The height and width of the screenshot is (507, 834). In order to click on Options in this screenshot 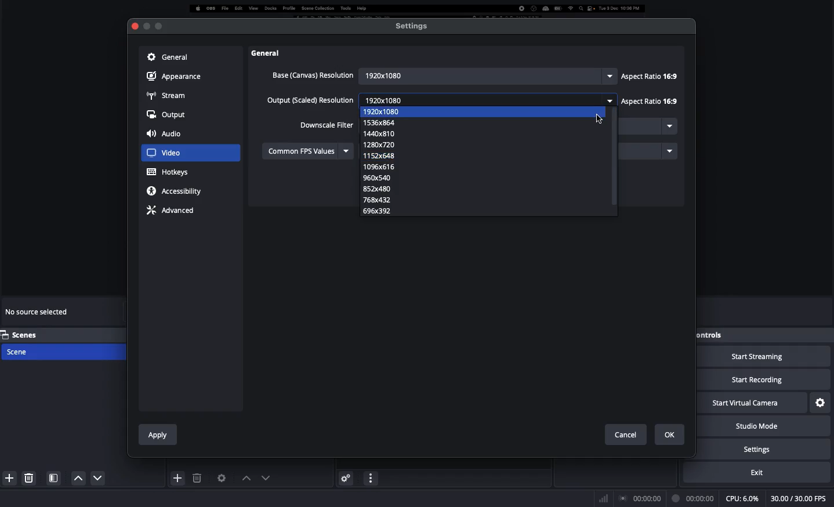, I will do `click(371, 477)`.